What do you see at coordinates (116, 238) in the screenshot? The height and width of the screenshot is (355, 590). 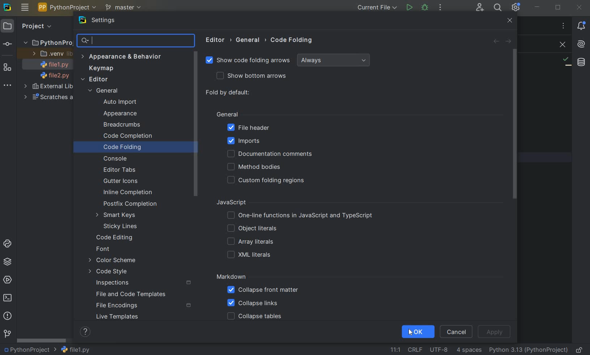 I see `CODE EDITING` at bounding box center [116, 238].